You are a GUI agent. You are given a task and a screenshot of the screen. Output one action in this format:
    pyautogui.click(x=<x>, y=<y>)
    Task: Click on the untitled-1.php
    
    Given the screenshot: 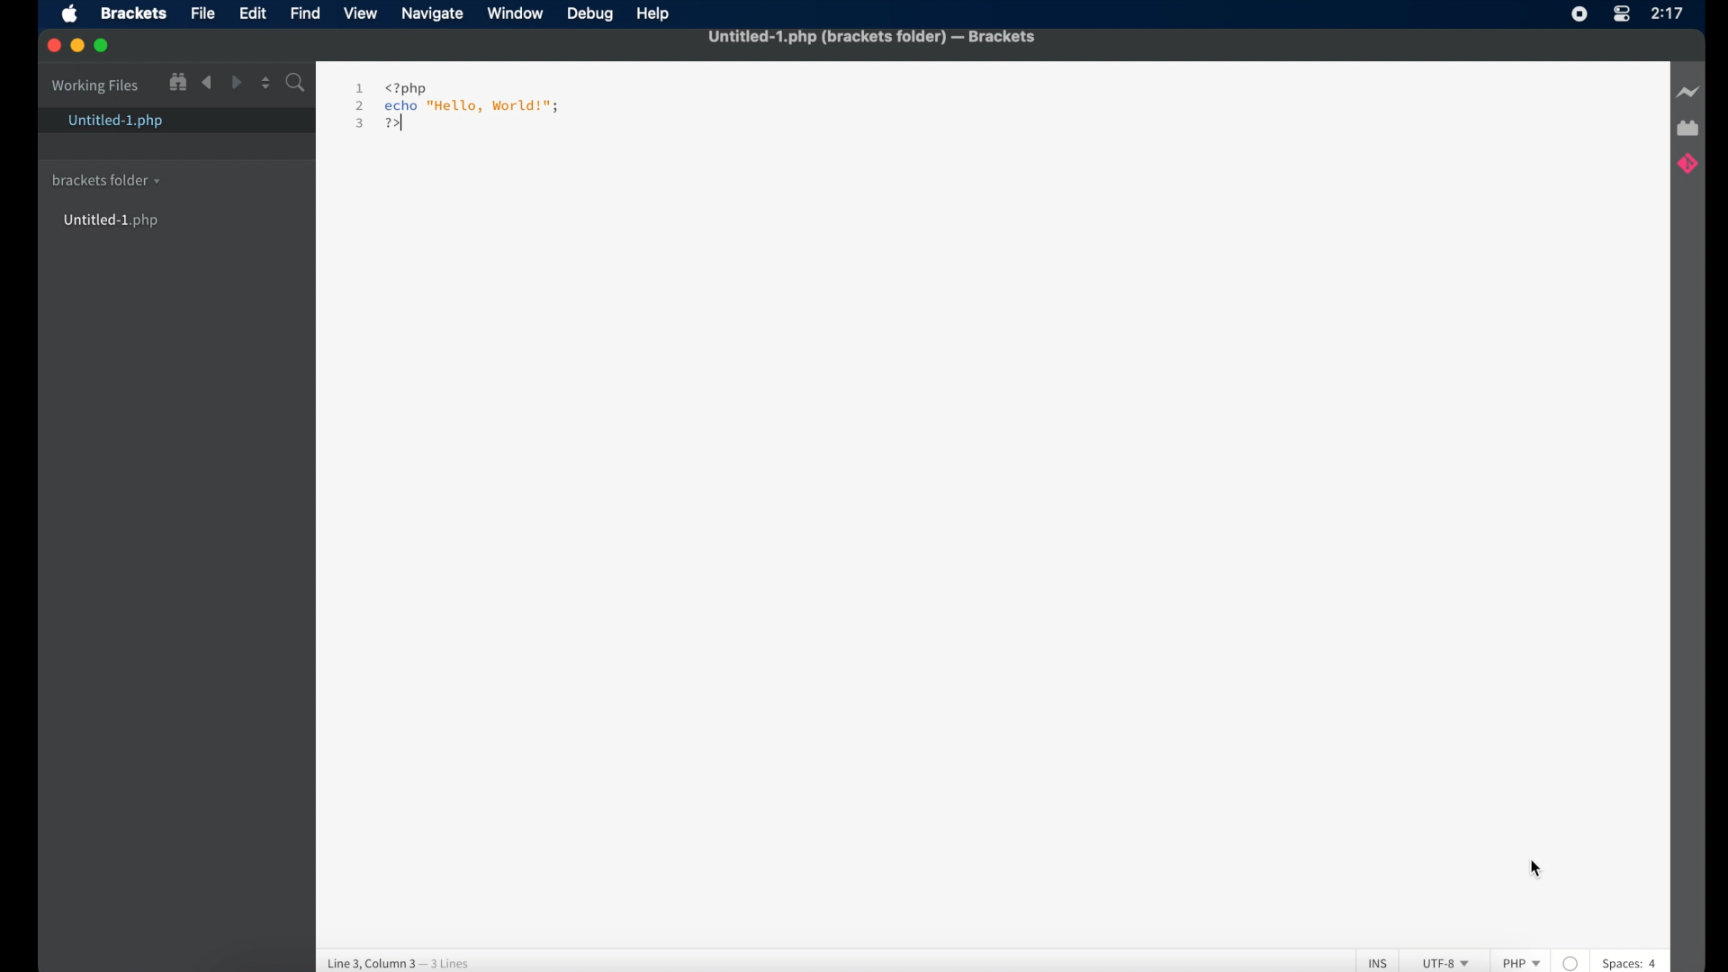 What is the action you would take?
    pyautogui.click(x=114, y=122)
    